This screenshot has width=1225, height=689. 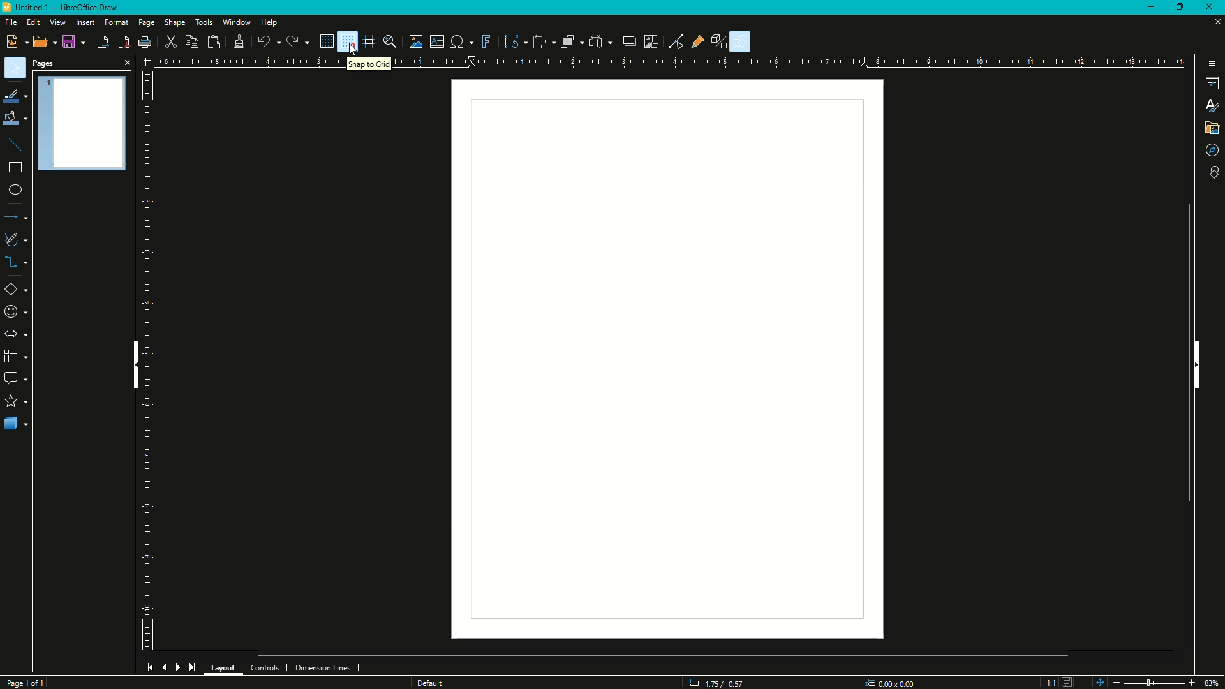 I want to click on Crop Image, so click(x=653, y=43).